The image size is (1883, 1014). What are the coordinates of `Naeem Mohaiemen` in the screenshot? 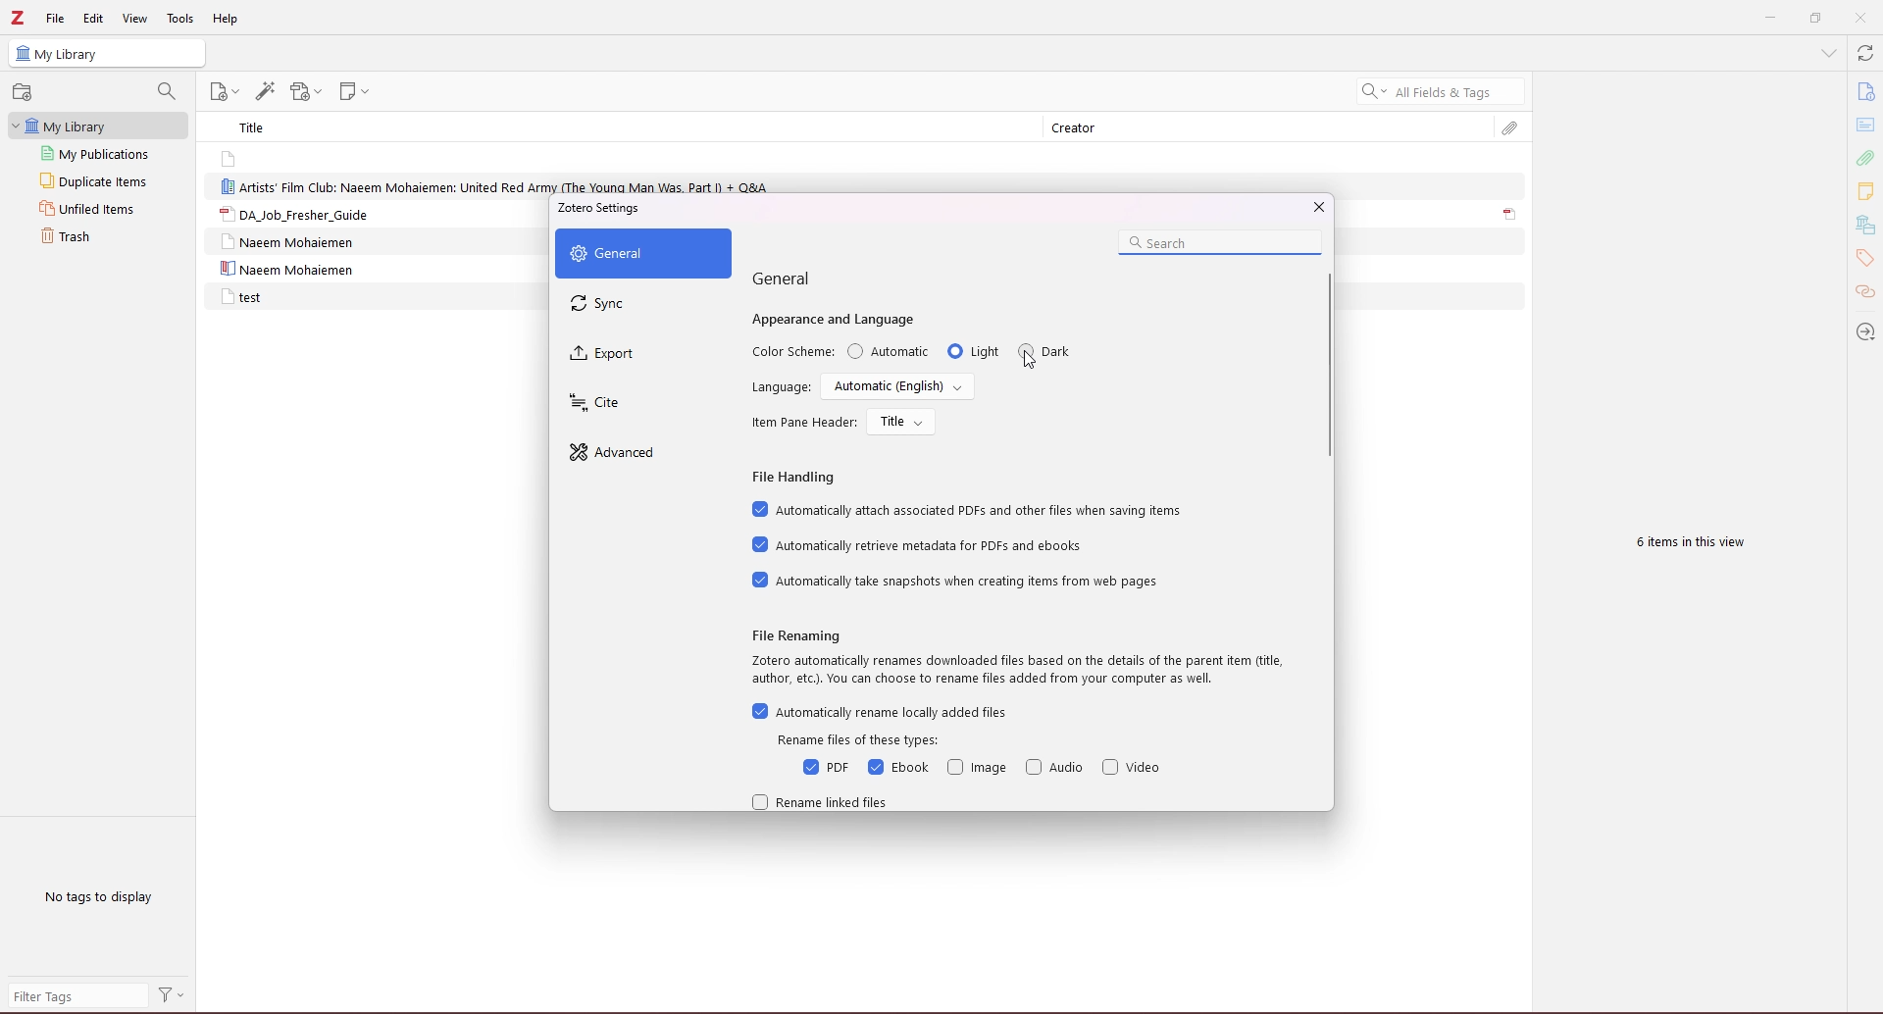 It's located at (293, 242).